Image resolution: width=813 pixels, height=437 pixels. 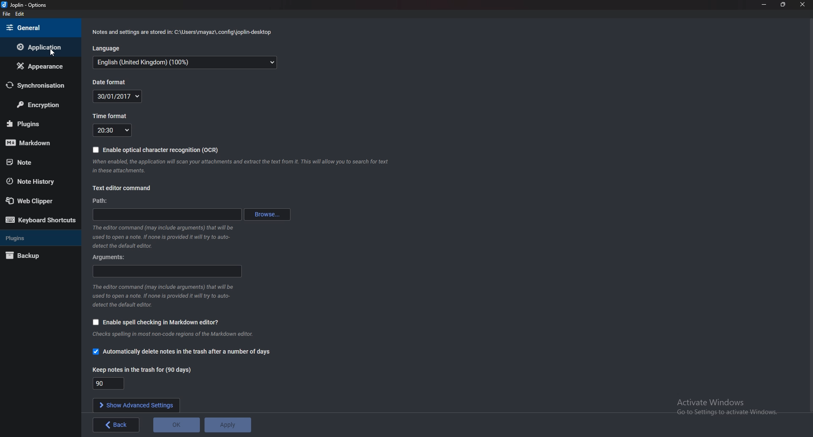 What do you see at coordinates (36, 122) in the screenshot?
I see `Plugins` at bounding box center [36, 122].